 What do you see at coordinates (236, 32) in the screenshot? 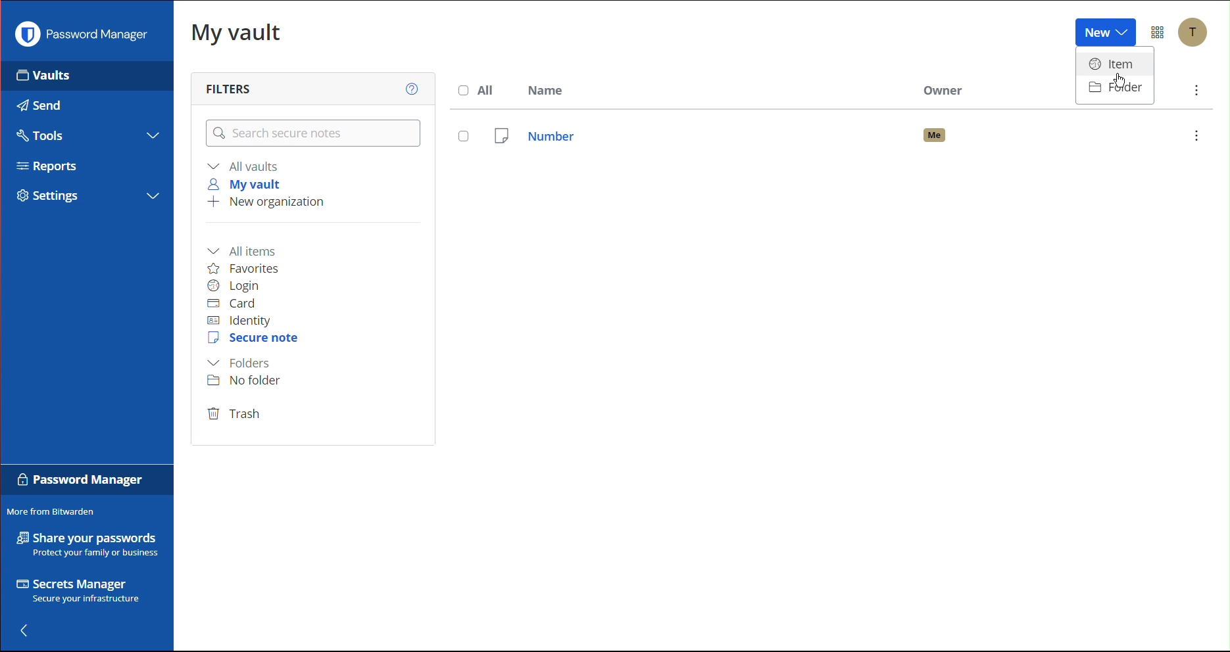
I see `My Vault` at bounding box center [236, 32].